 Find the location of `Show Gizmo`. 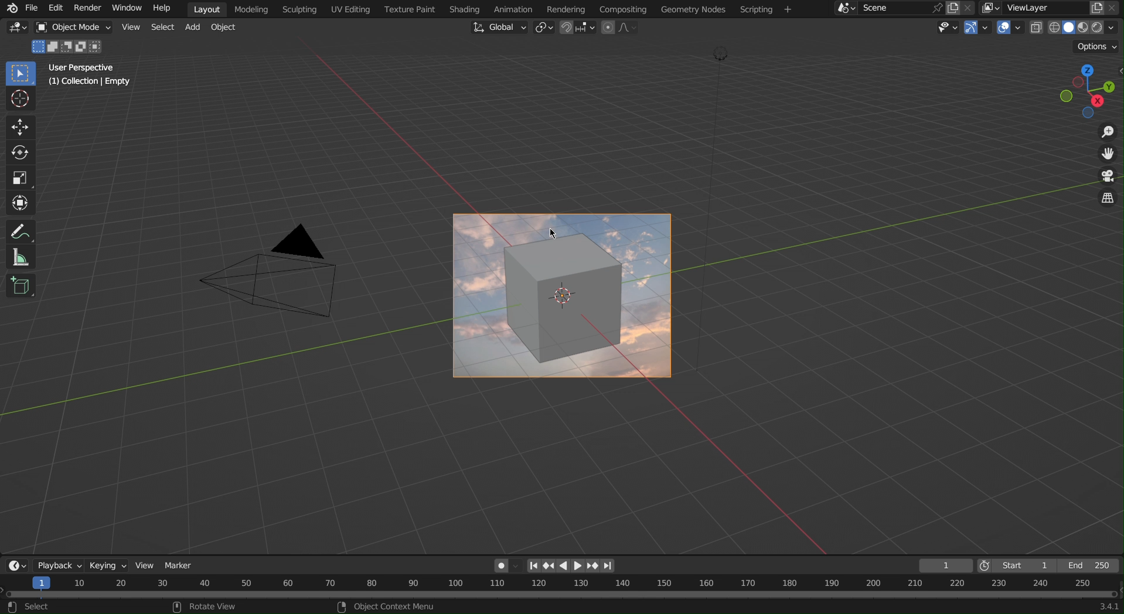

Show Gizmo is located at coordinates (977, 29).